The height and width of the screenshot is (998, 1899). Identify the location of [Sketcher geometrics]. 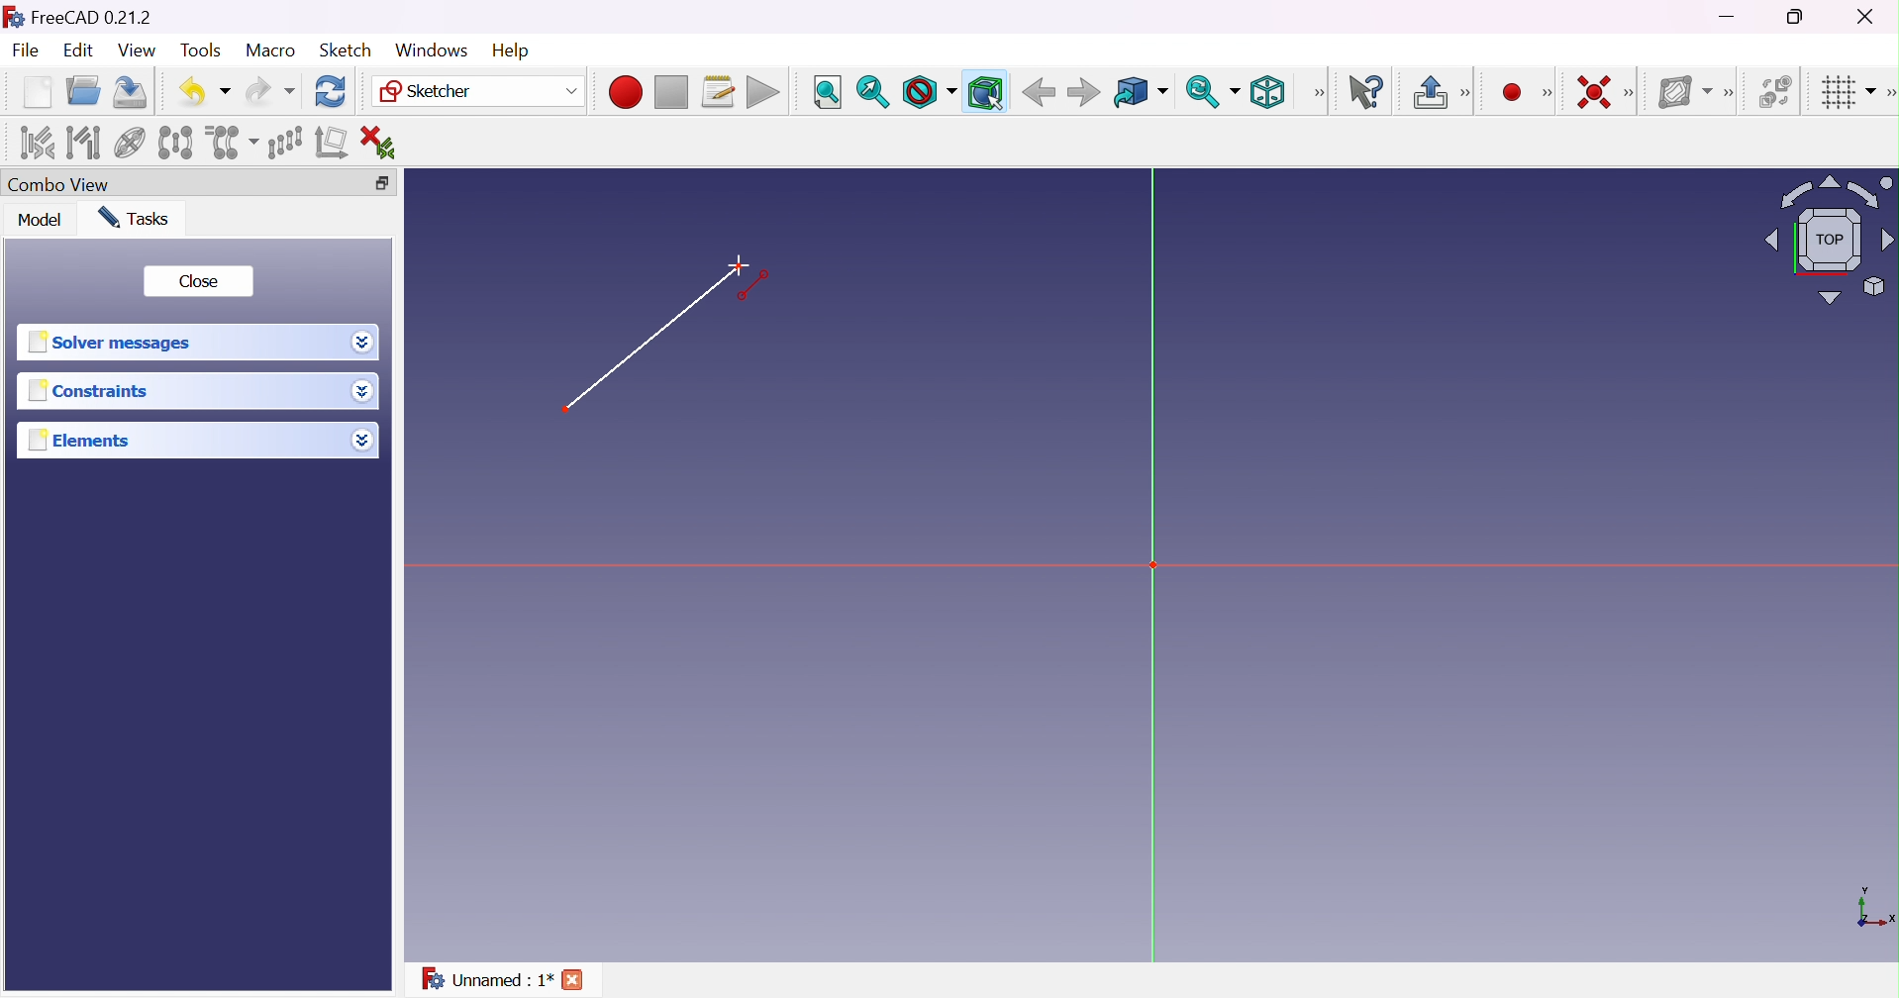
(1548, 93).